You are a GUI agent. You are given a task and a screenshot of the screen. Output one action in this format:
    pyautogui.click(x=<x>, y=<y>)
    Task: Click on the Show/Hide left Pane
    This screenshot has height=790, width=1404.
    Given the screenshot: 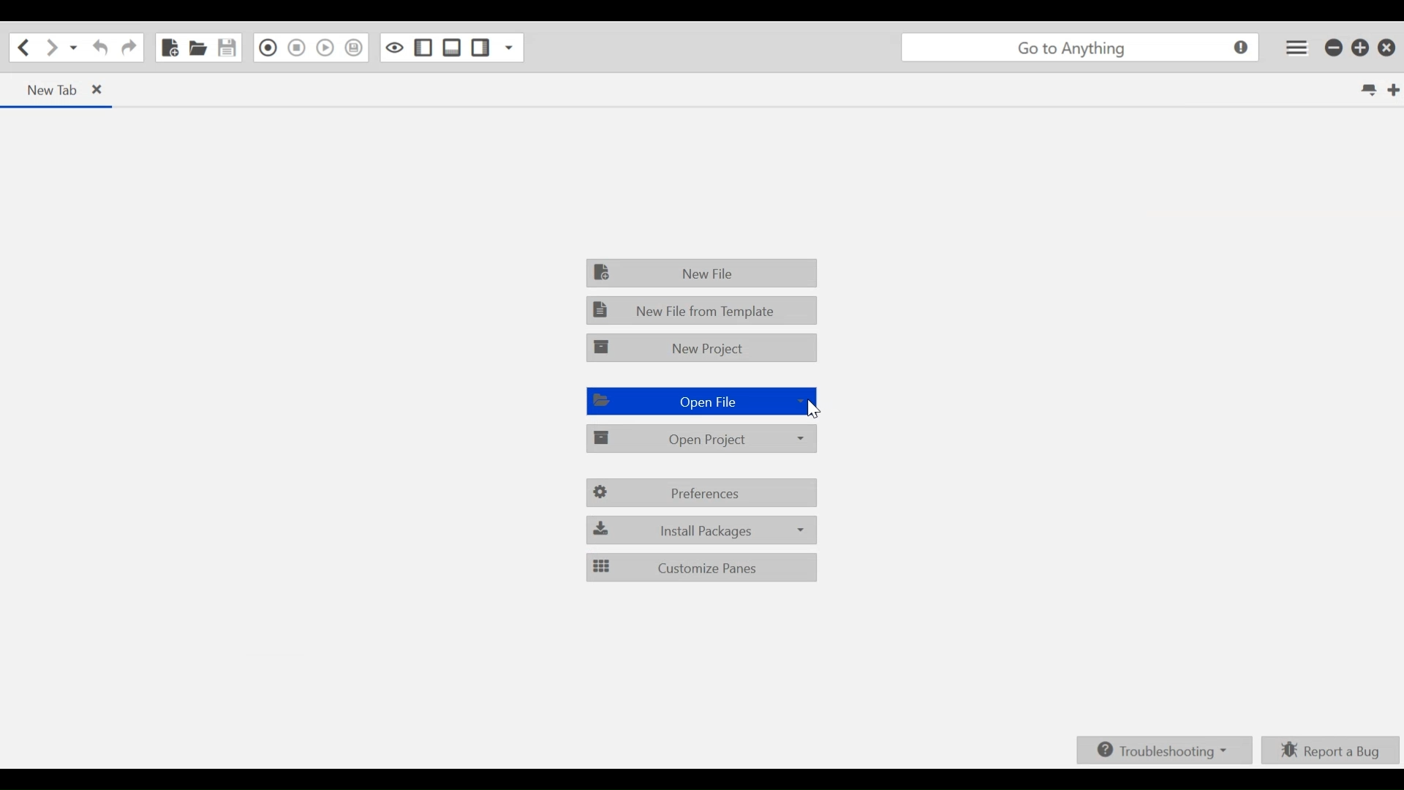 What is the action you would take?
    pyautogui.click(x=423, y=48)
    